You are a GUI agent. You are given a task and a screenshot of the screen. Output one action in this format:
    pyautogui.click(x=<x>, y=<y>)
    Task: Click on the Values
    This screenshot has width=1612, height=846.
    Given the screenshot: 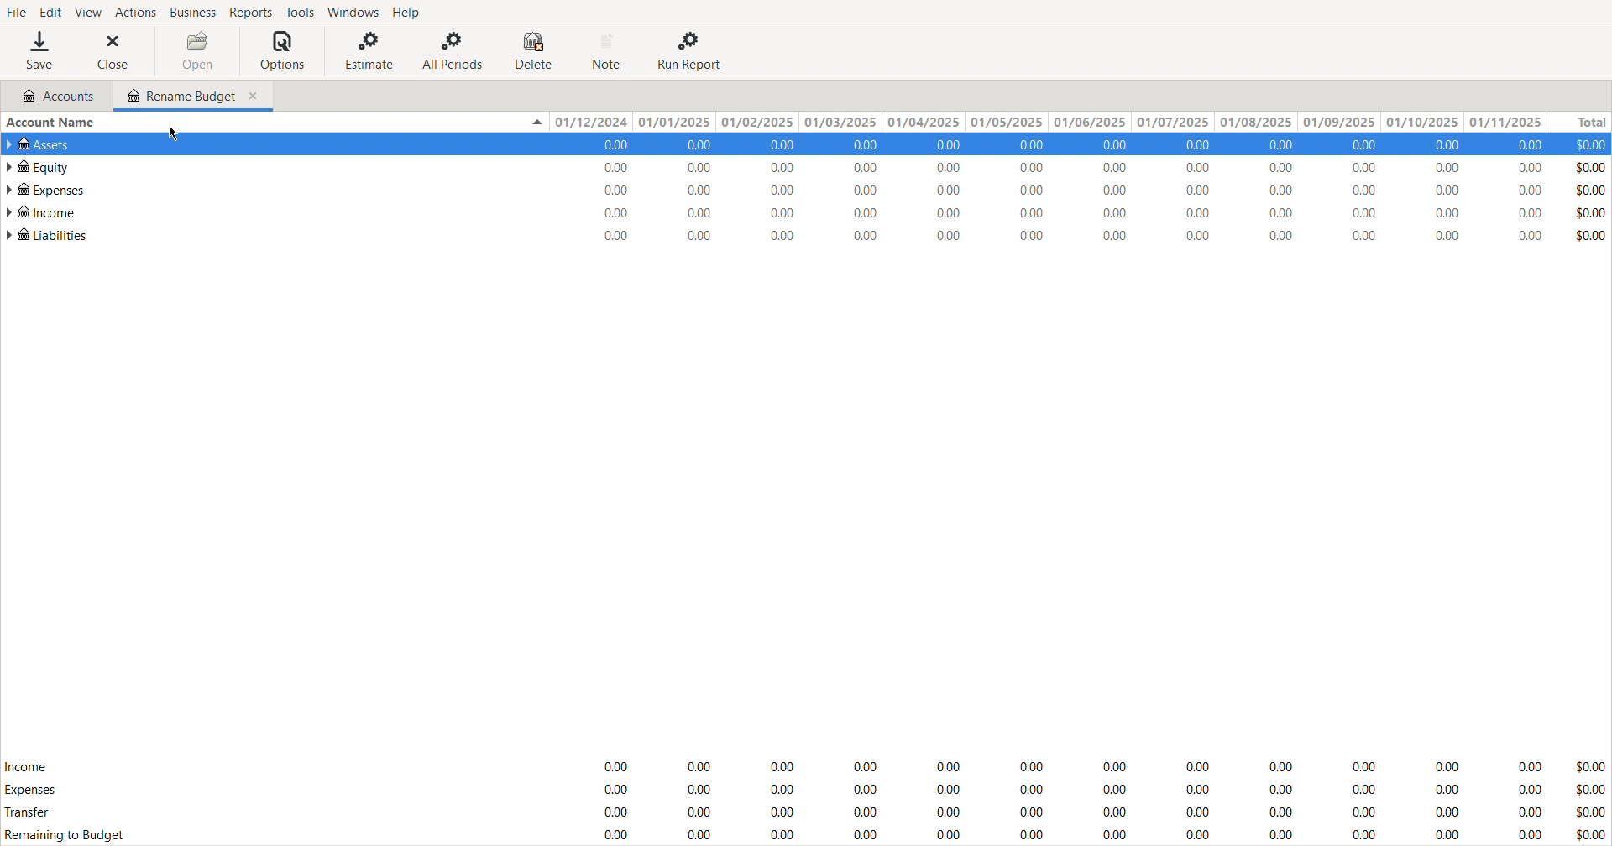 What is the action you would take?
    pyautogui.click(x=1099, y=796)
    